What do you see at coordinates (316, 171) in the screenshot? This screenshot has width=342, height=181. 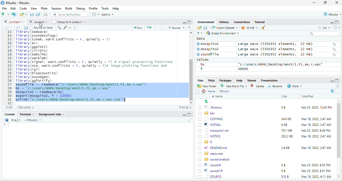 I see `Mar 18, 2022, 4:11 AM` at bounding box center [316, 171].